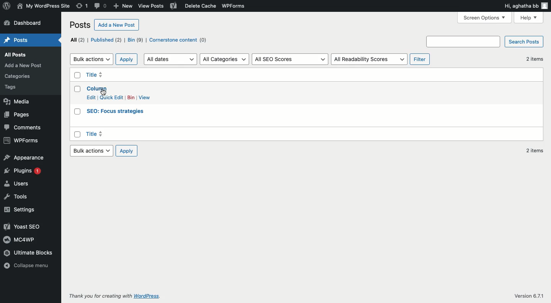  What do you see at coordinates (116, 24) in the screenshot?
I see `Add a new post` at bounding box center [116, 24].